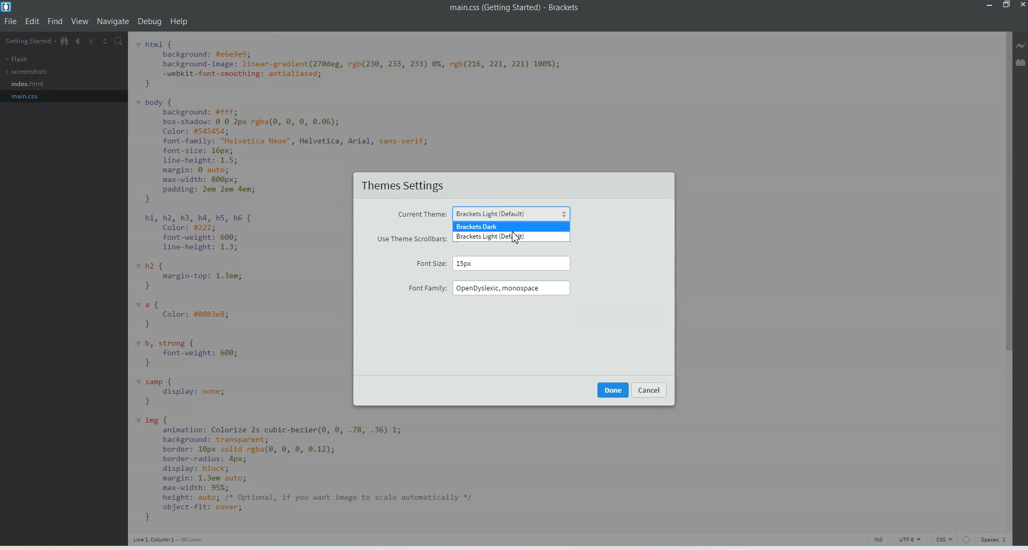 The image size is (1028, 550). Describe the element at coordinates (56, 21) in the screenshot. I see `Find` at that location.